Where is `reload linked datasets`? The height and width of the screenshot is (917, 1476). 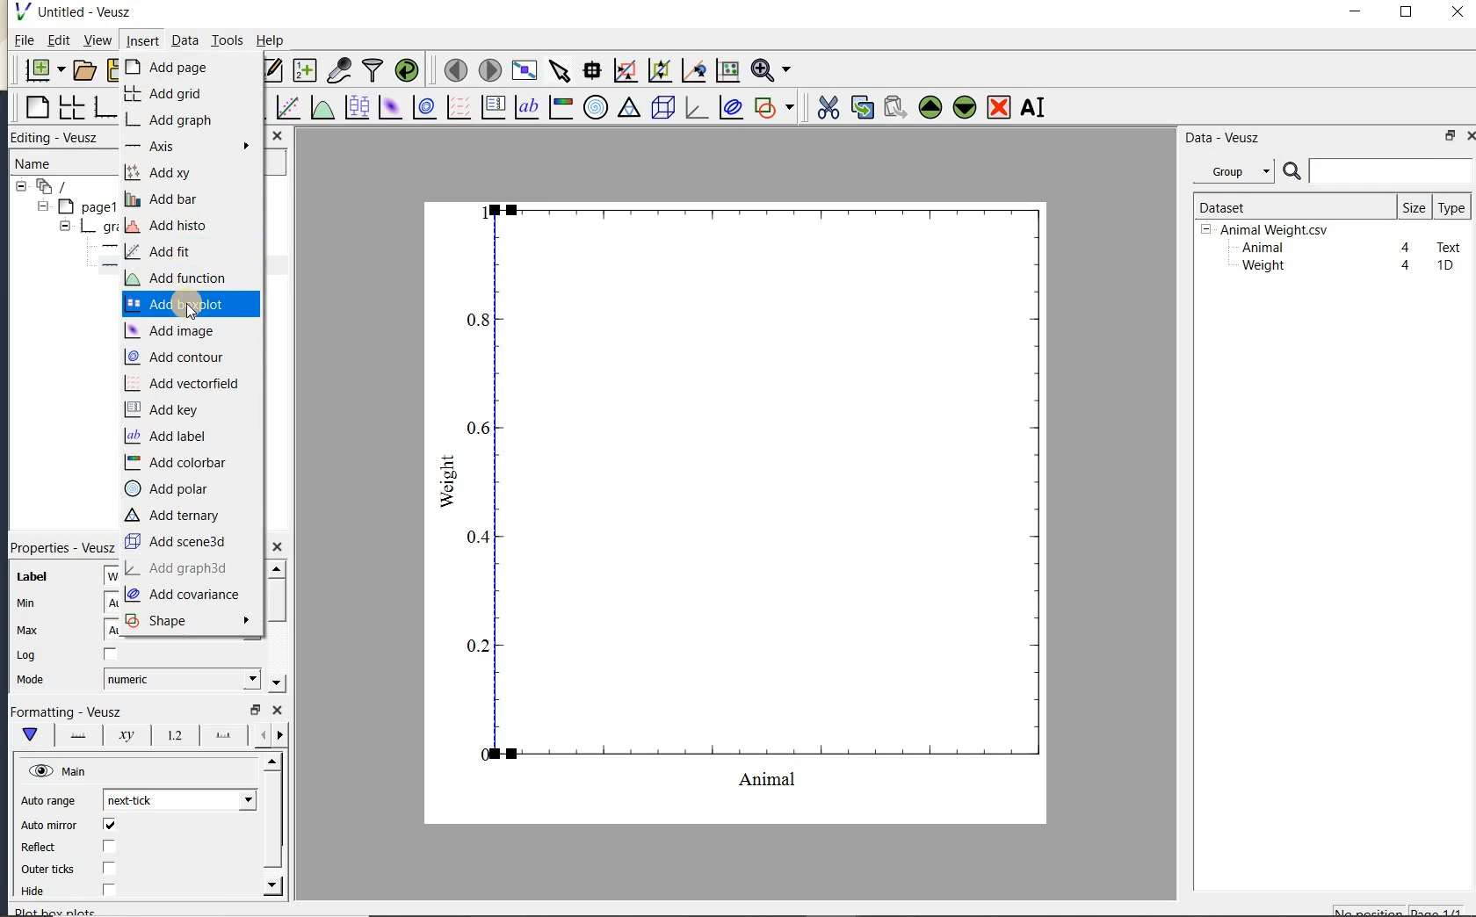 reload linked datasets is located at coordinates (407, 69).